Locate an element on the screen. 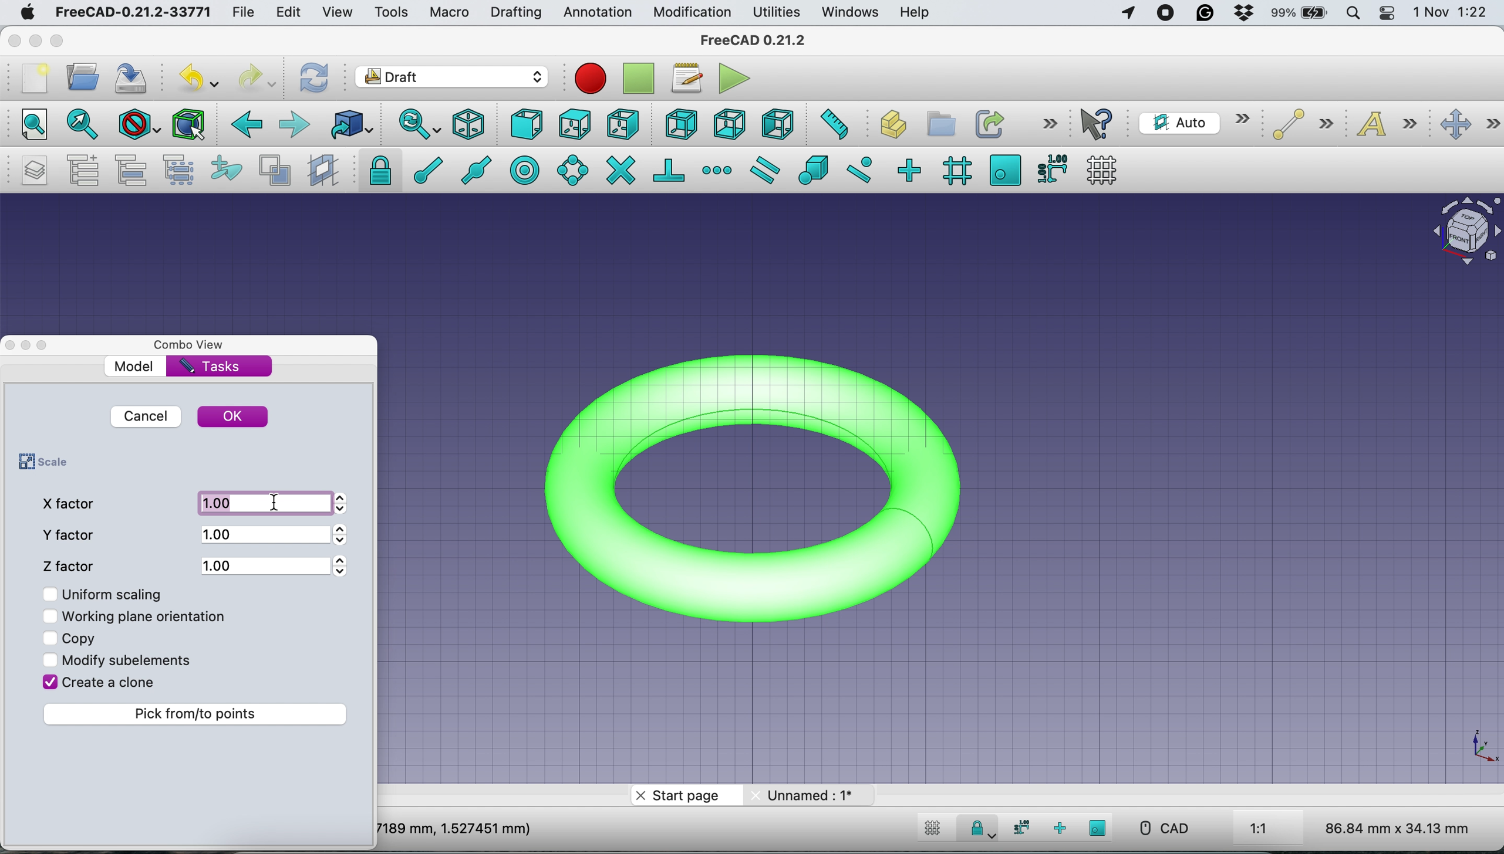 This screenshot has height=854, width=1504. Checkbox is located at coordinates (49, 592).